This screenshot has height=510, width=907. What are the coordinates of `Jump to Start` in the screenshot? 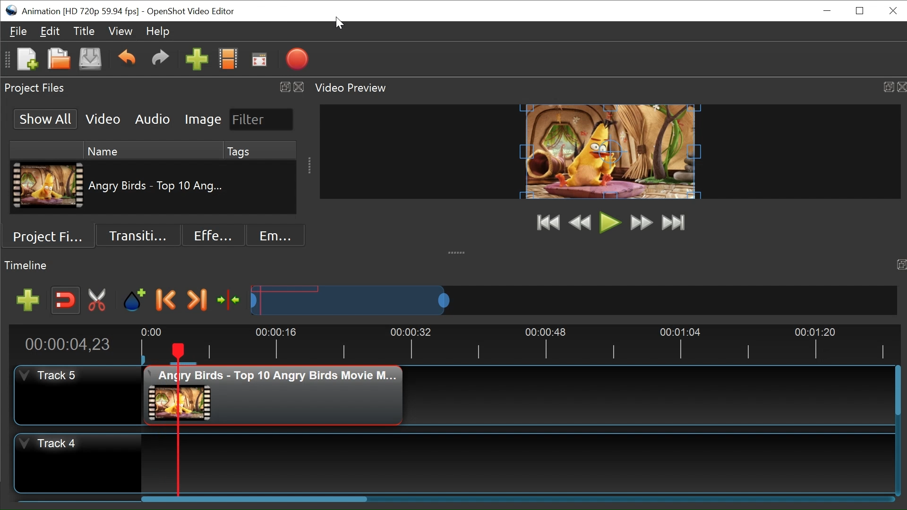 It's located at (549, 223).